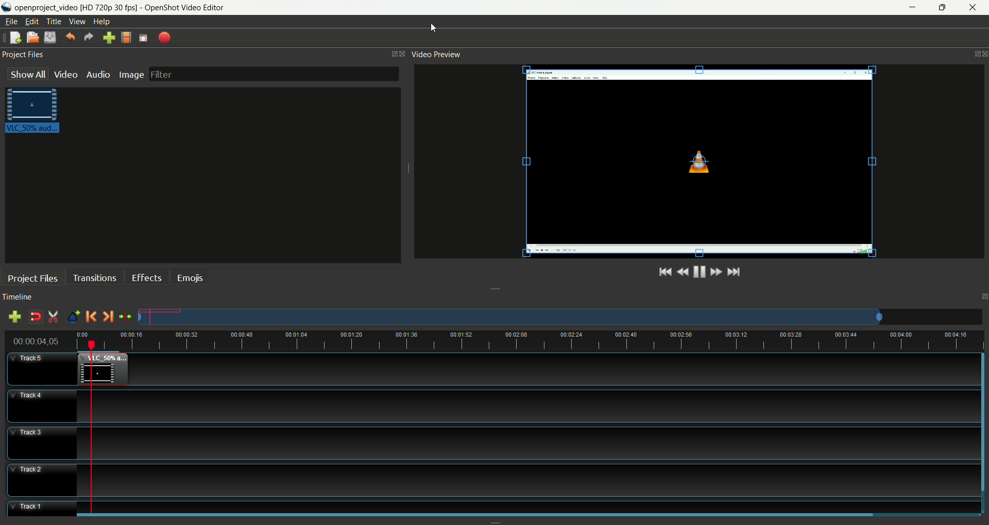 The height and width of the screenshot is (525, 989). I want to click on video clip, so click(35, 113).